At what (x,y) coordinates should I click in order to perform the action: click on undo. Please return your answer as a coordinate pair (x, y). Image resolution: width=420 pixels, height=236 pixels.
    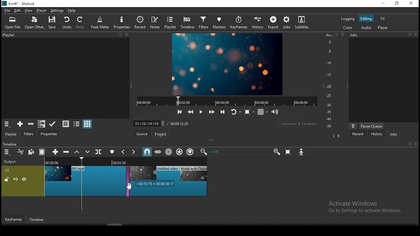
    Looking at the image, I should click on (67, 22).